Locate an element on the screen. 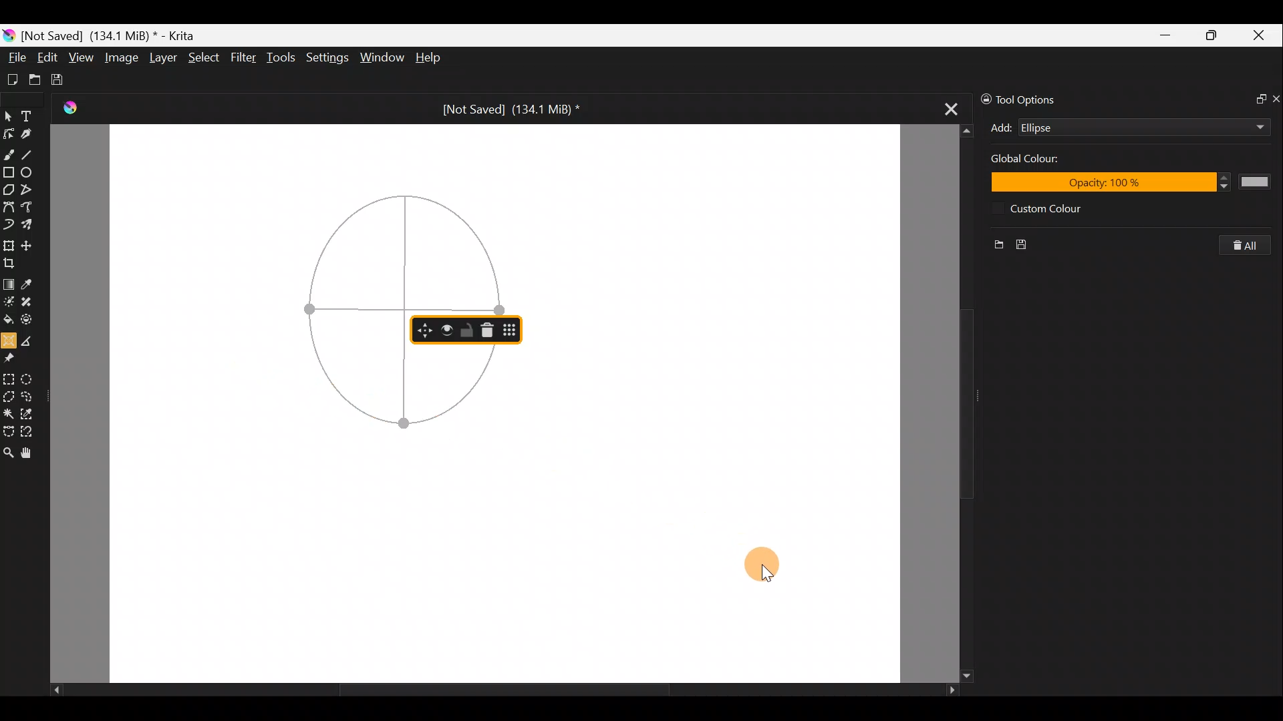 This screenshot has height=721, width=1283. Calligraphy is located at coordinates (32, 132).